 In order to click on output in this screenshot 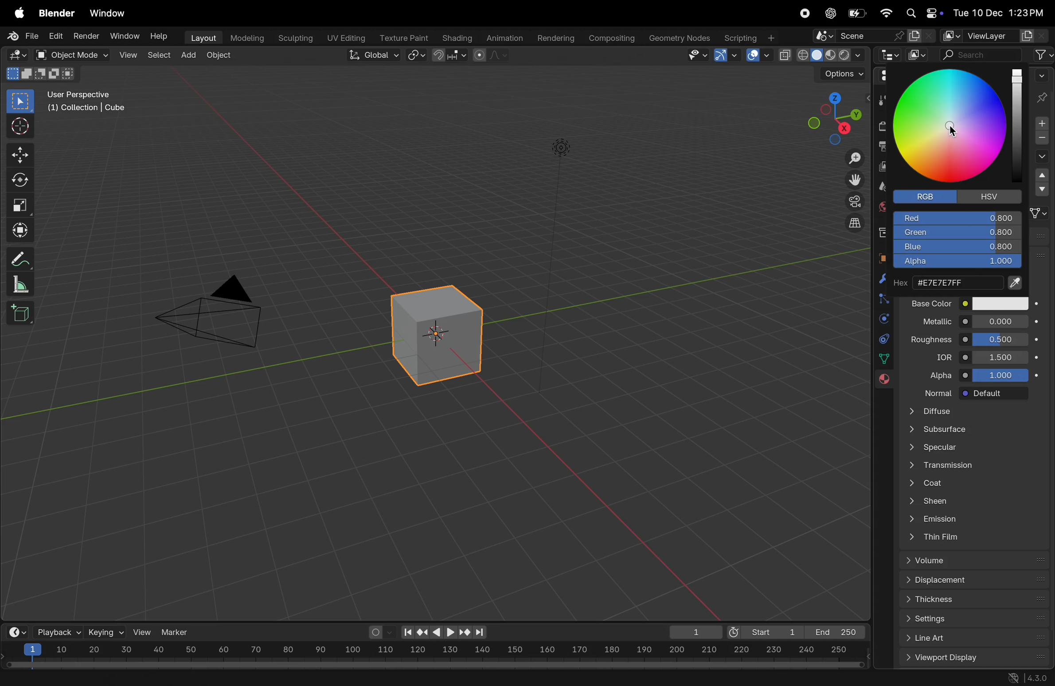, I will do `click(879, 147)`.